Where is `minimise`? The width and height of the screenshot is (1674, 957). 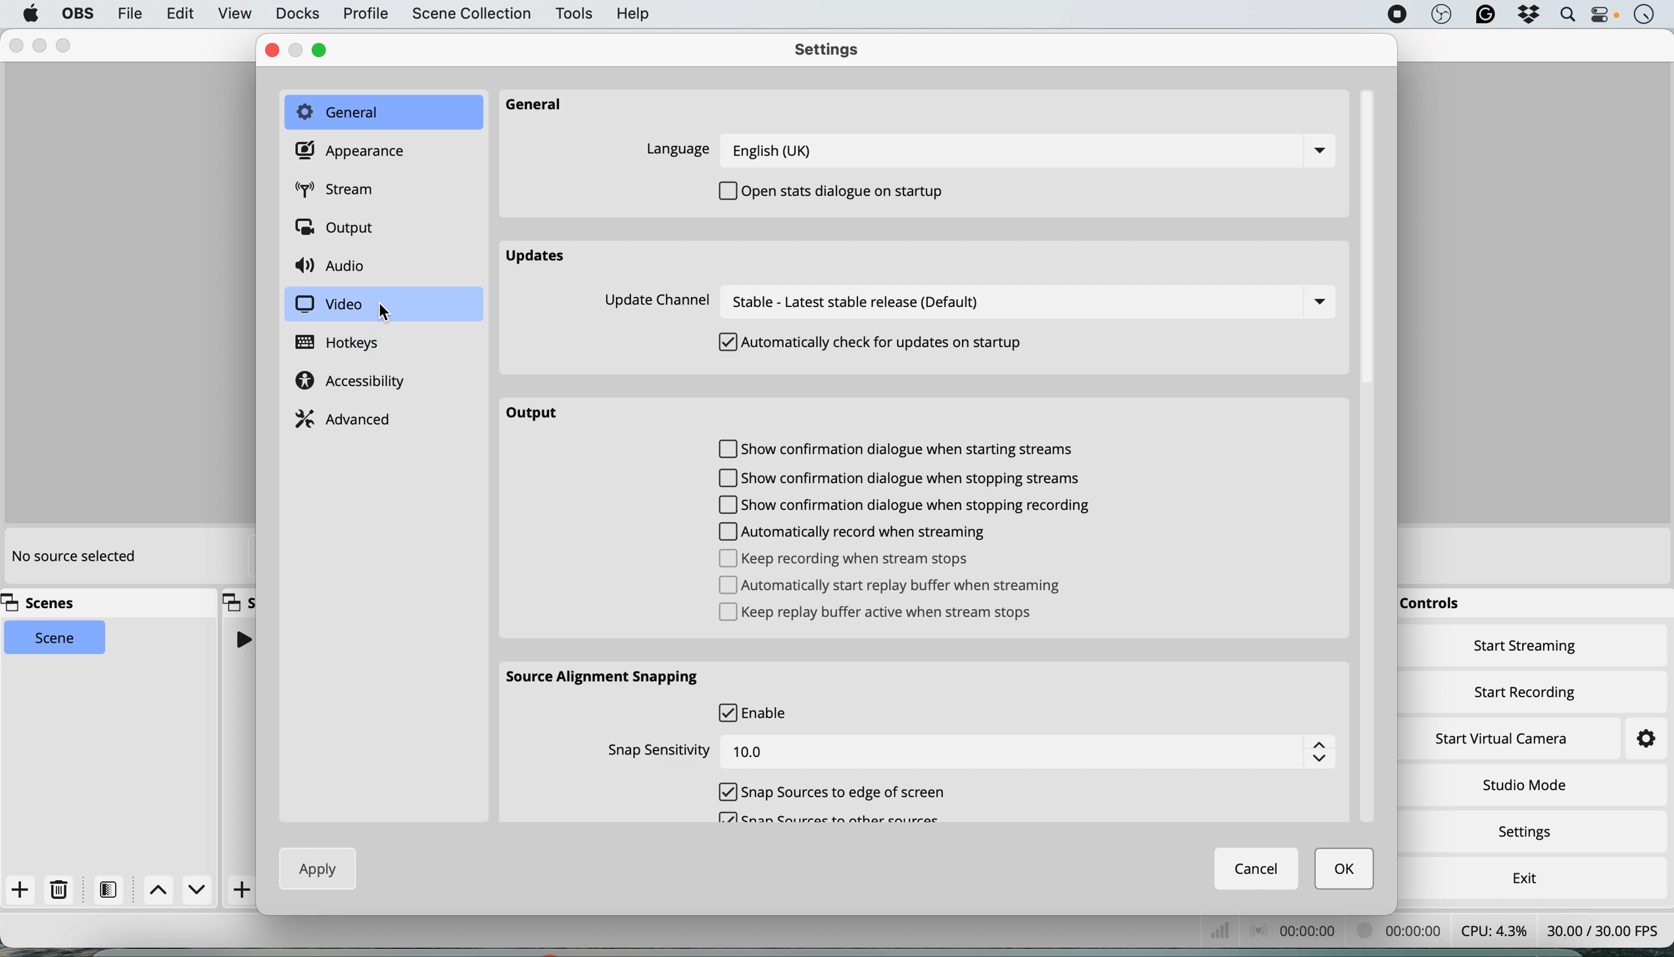 minimise is located at coordinates (37, 46).